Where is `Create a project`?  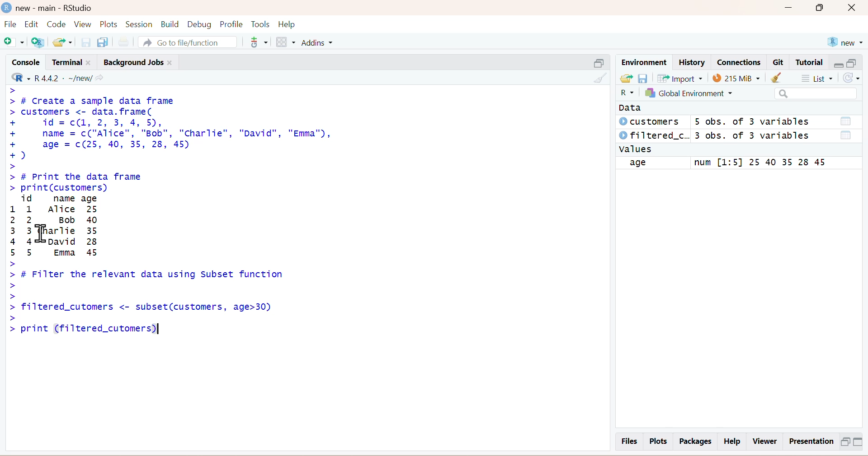 Create a project is located at coordinates (40, 42).